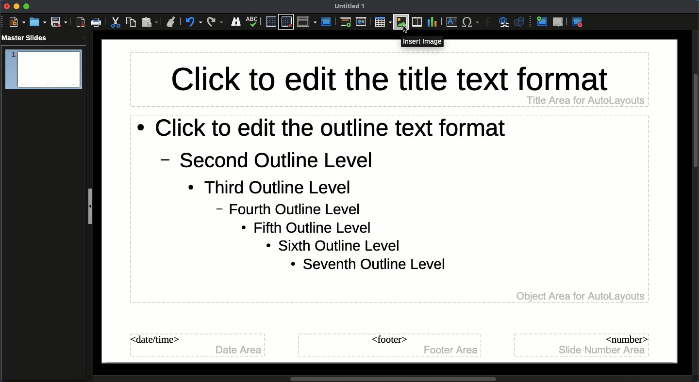 The height and width of the screenshot is (382, 699). I want to click on Slide panel, so click(90, 207).